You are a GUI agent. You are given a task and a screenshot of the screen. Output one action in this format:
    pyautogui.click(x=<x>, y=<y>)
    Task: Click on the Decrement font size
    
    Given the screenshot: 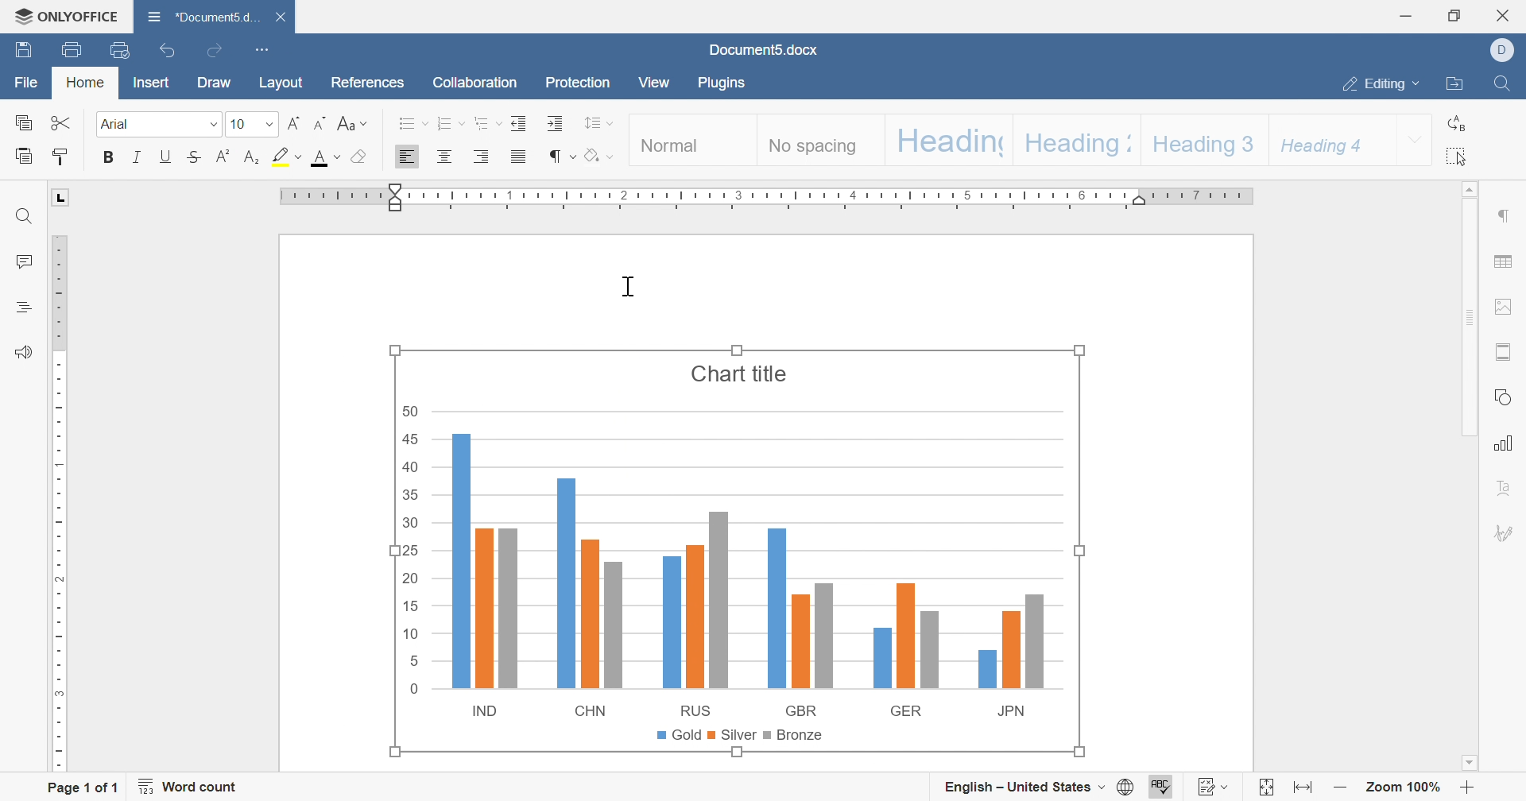 What is the action you would take?
    pyautogui.click(x=322, y=124)
    